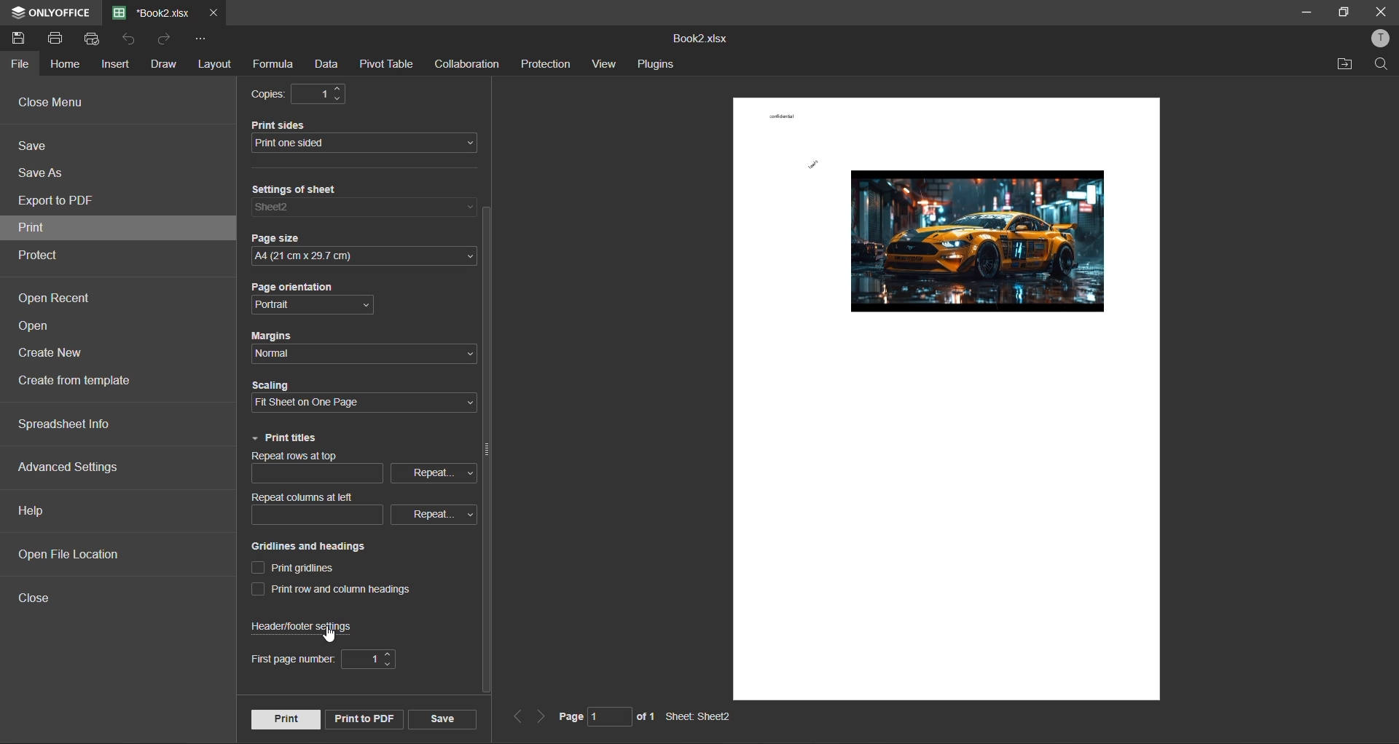 The width and height of the screenshot is (1399, 744). Describe the element at coordinates (282, 124) in the screenshot. I see `Print sides` at that location.